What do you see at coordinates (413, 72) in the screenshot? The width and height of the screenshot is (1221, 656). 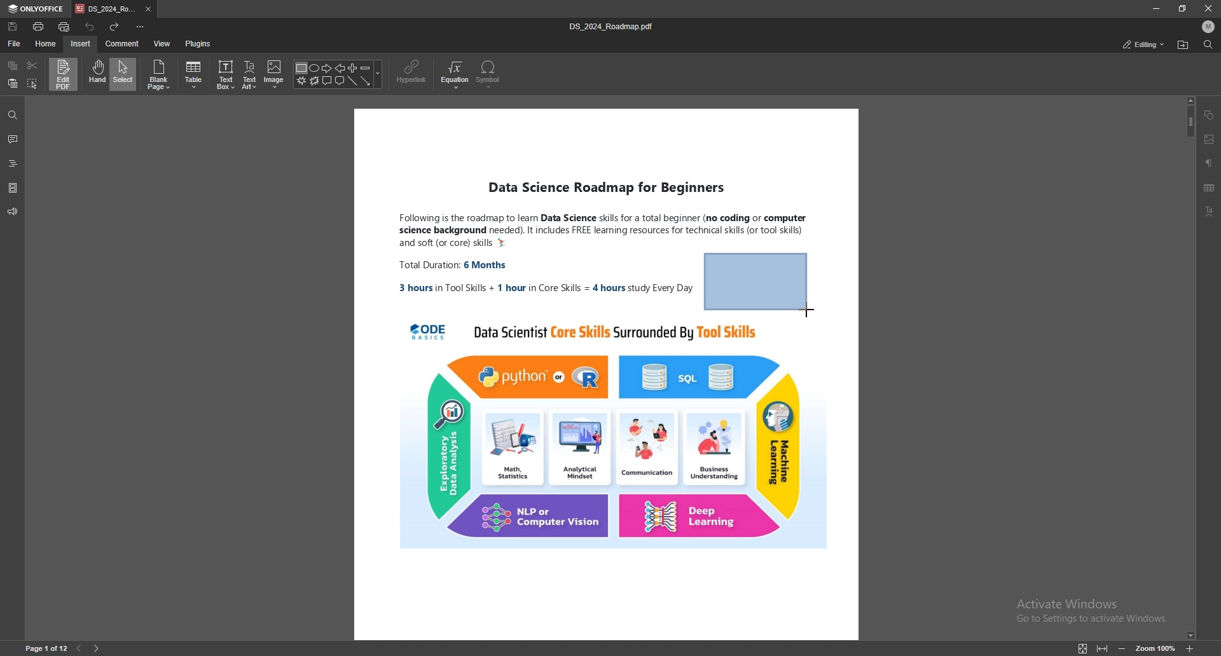 I see `hyperlink` at bounding box center [413, 72].